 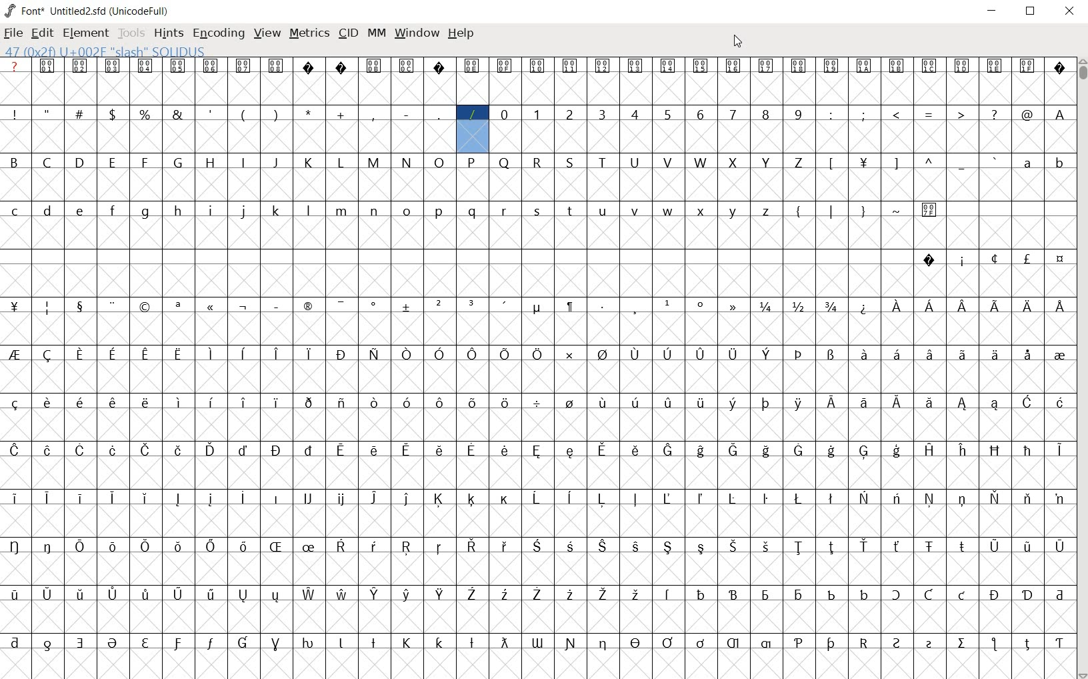 What do you see at coordinates (1027, 548) in the screenshot?
I see `glyph` at bounding box center [1027, 548].